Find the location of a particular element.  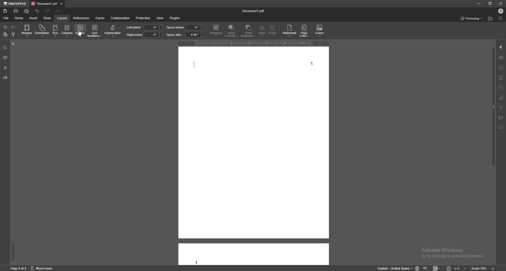

redo is located at coordinates (48, 11).